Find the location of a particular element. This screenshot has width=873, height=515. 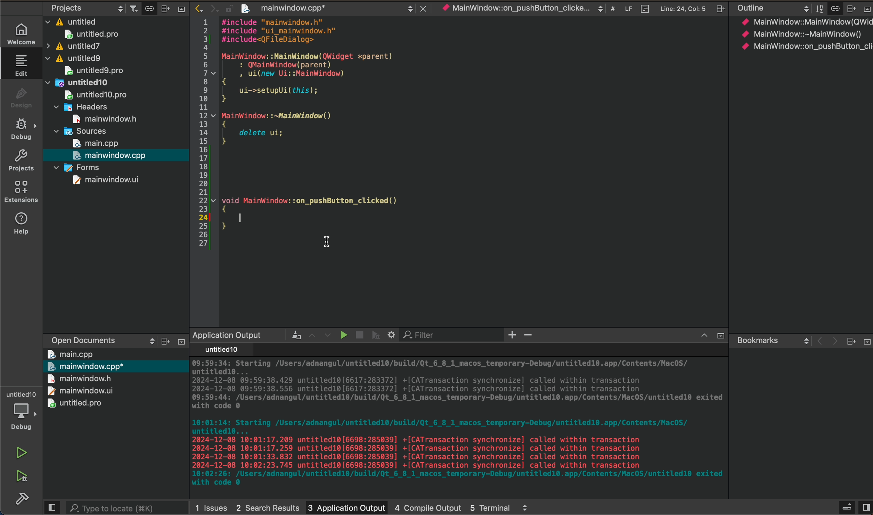

 is located at coordinates (719, 8).